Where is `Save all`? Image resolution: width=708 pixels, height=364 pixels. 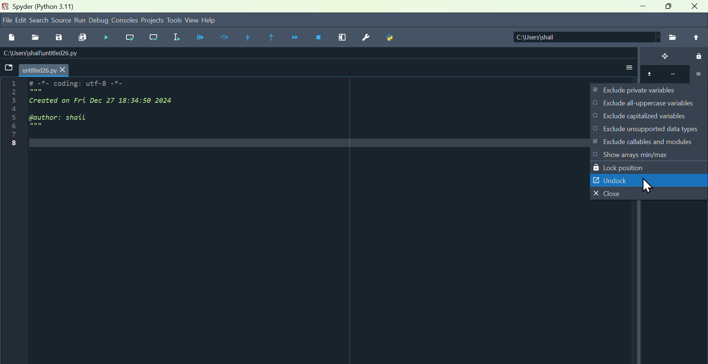 Save all is located at coordinates (83, 38).